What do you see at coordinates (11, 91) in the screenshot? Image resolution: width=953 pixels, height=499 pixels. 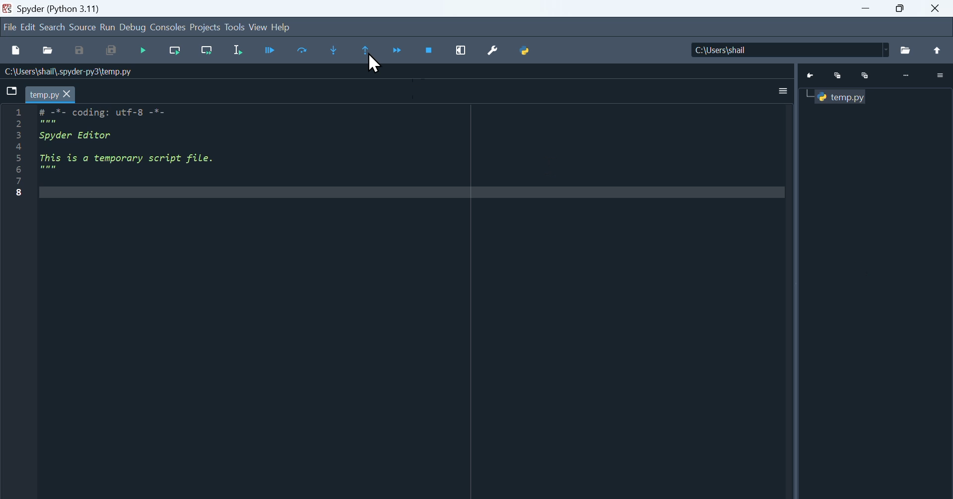 I see `Browse tabs` at bounding box center [11, 91].